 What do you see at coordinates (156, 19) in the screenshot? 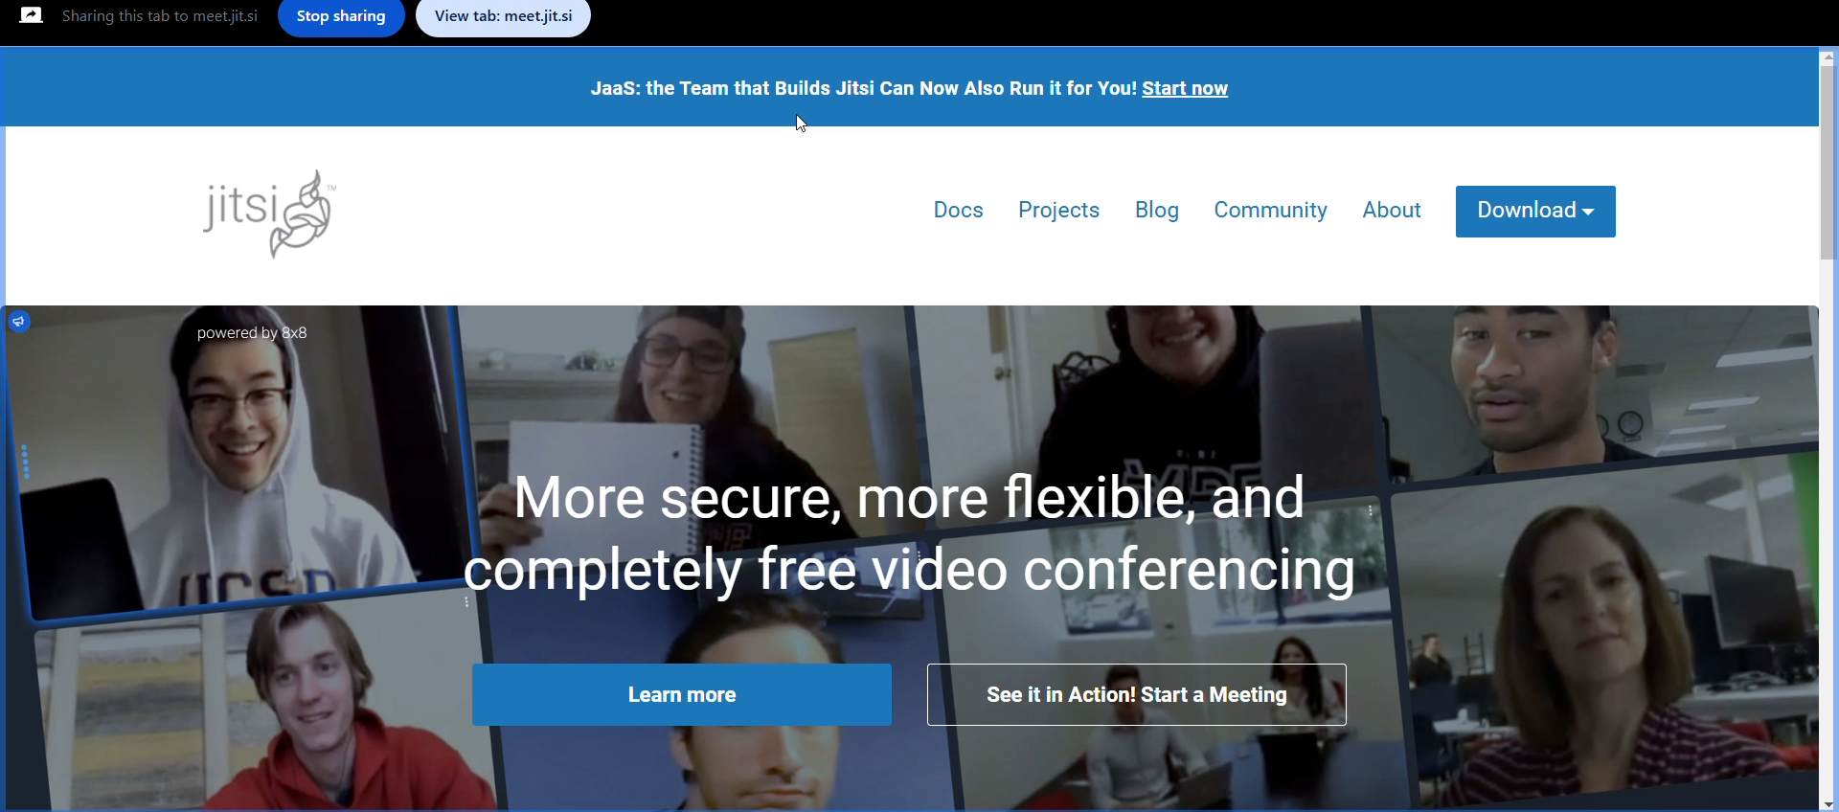
I see `Sharing this tab to meetjitsi` at bounding box center [156, 19].